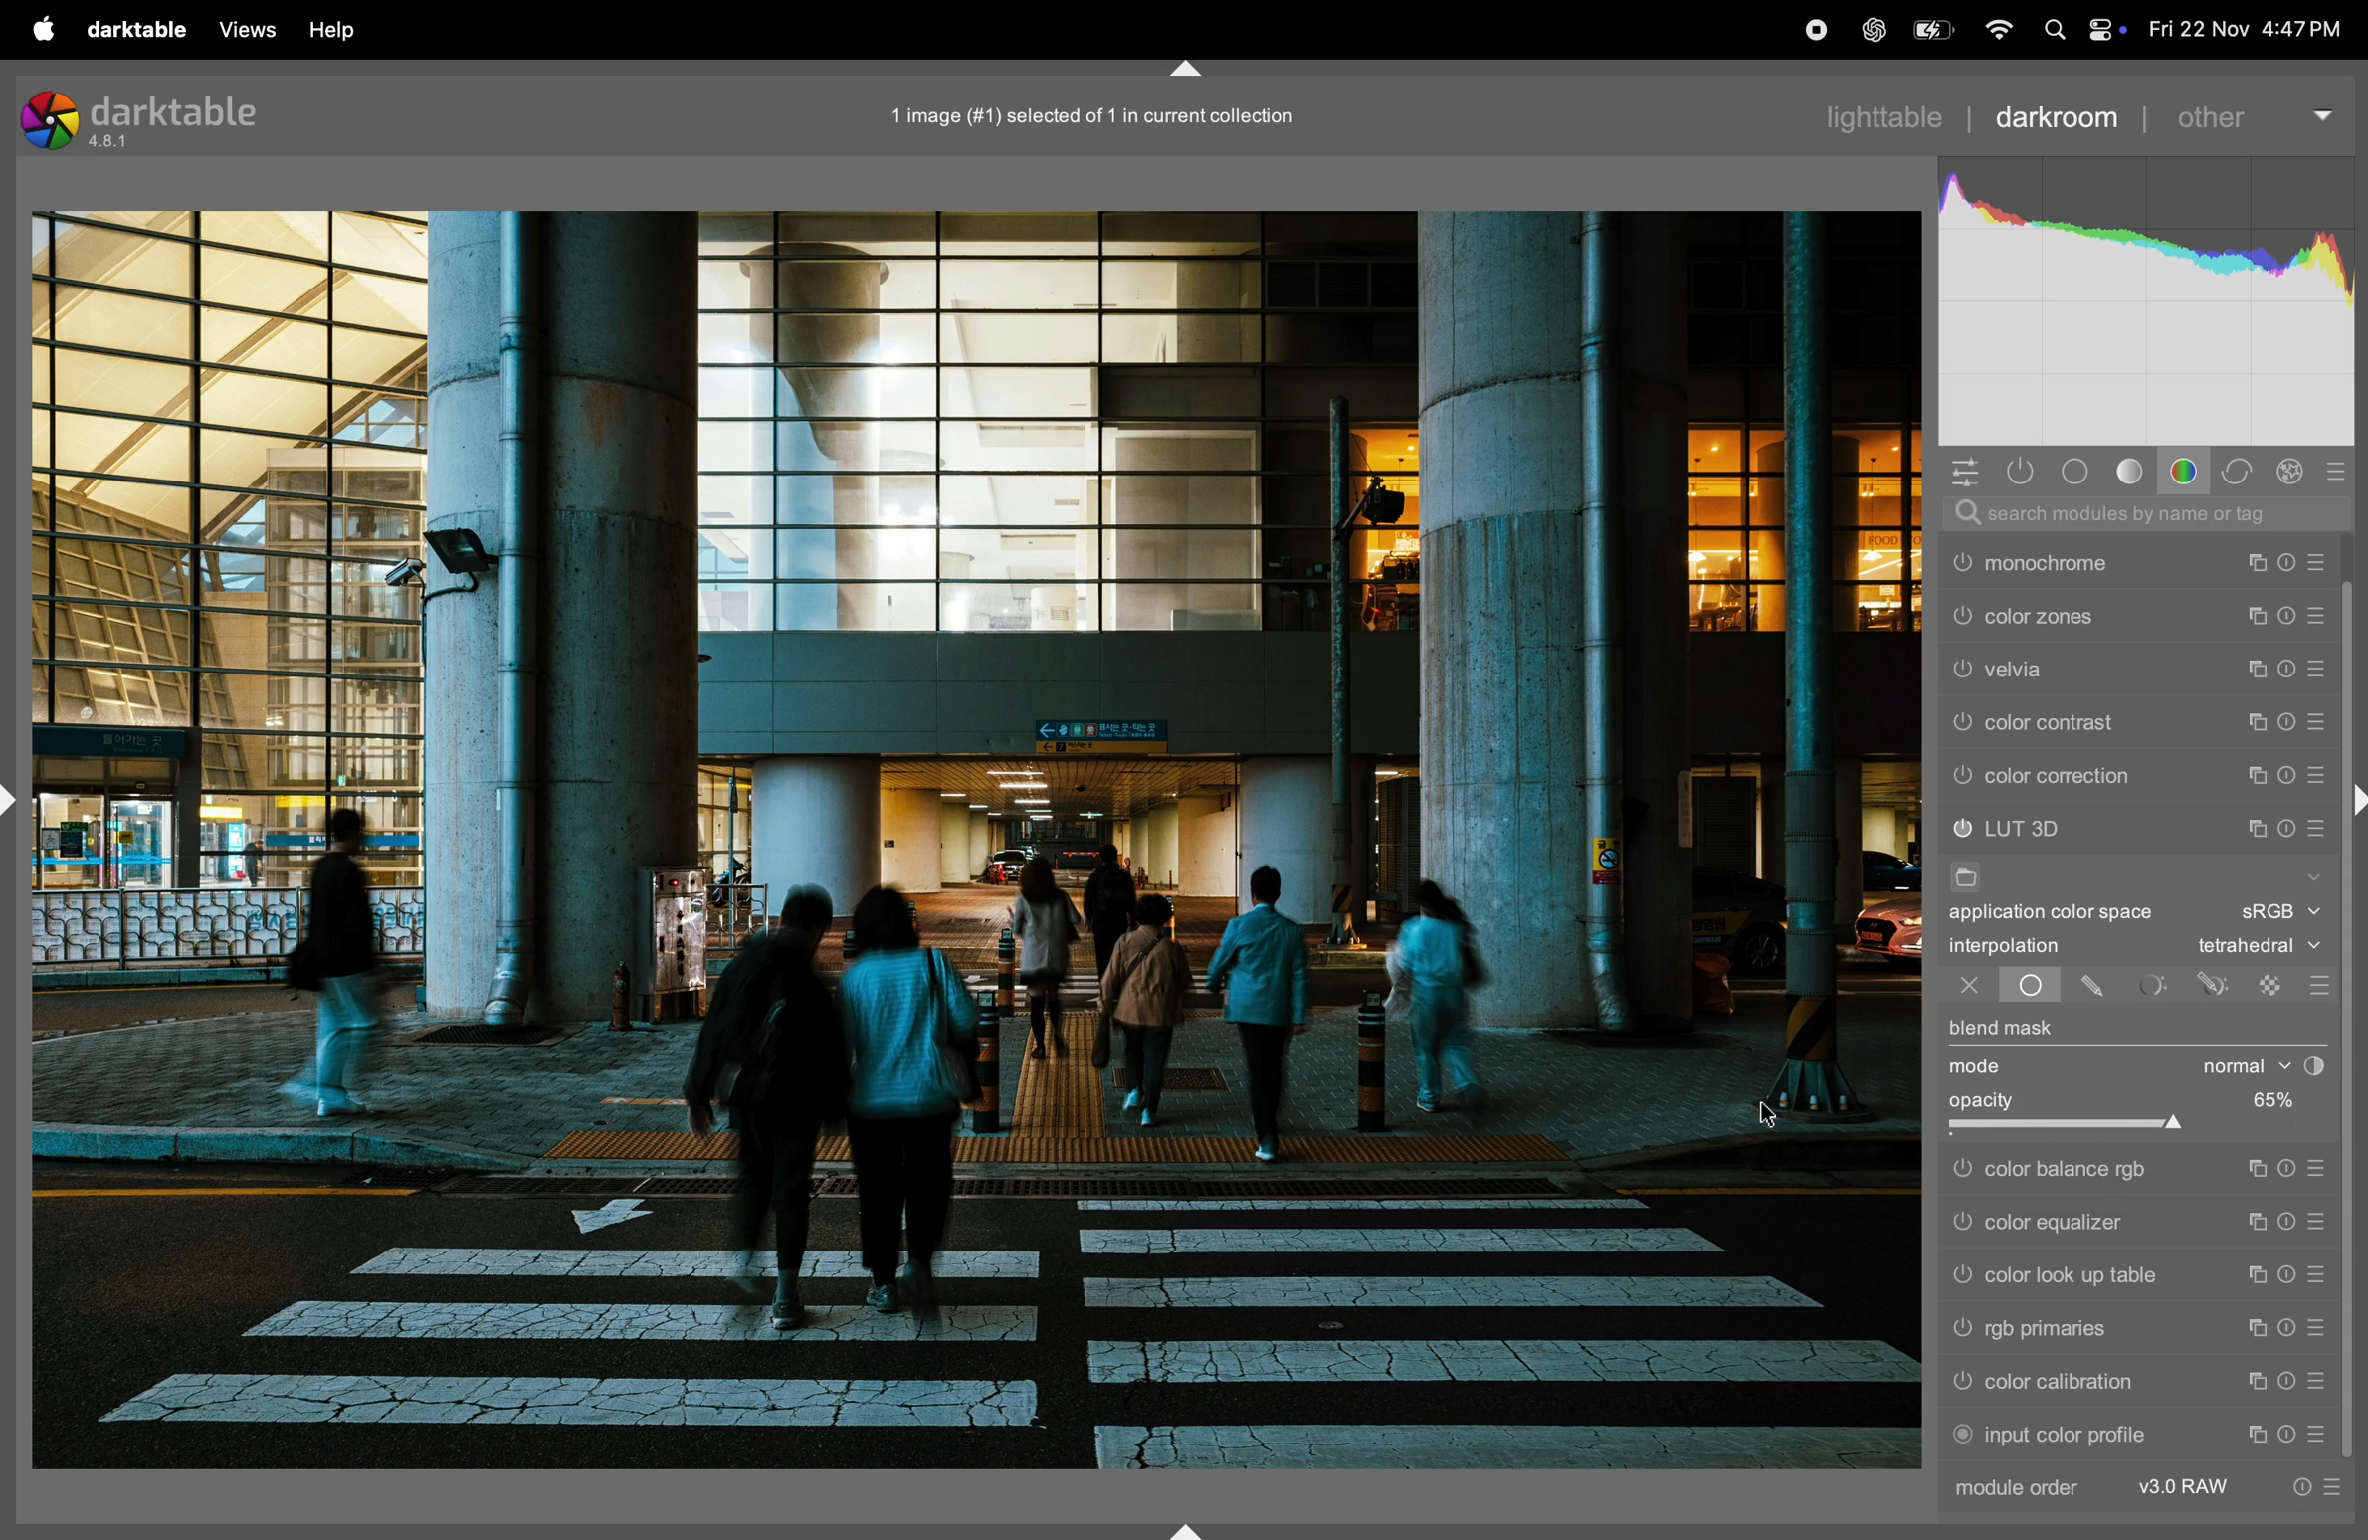 The width and height of the screenshot is (2368, 1540). What do you see at coordinates (1808, 29) in the screenshot?
I see `record` at bounding box center [1808, 29].